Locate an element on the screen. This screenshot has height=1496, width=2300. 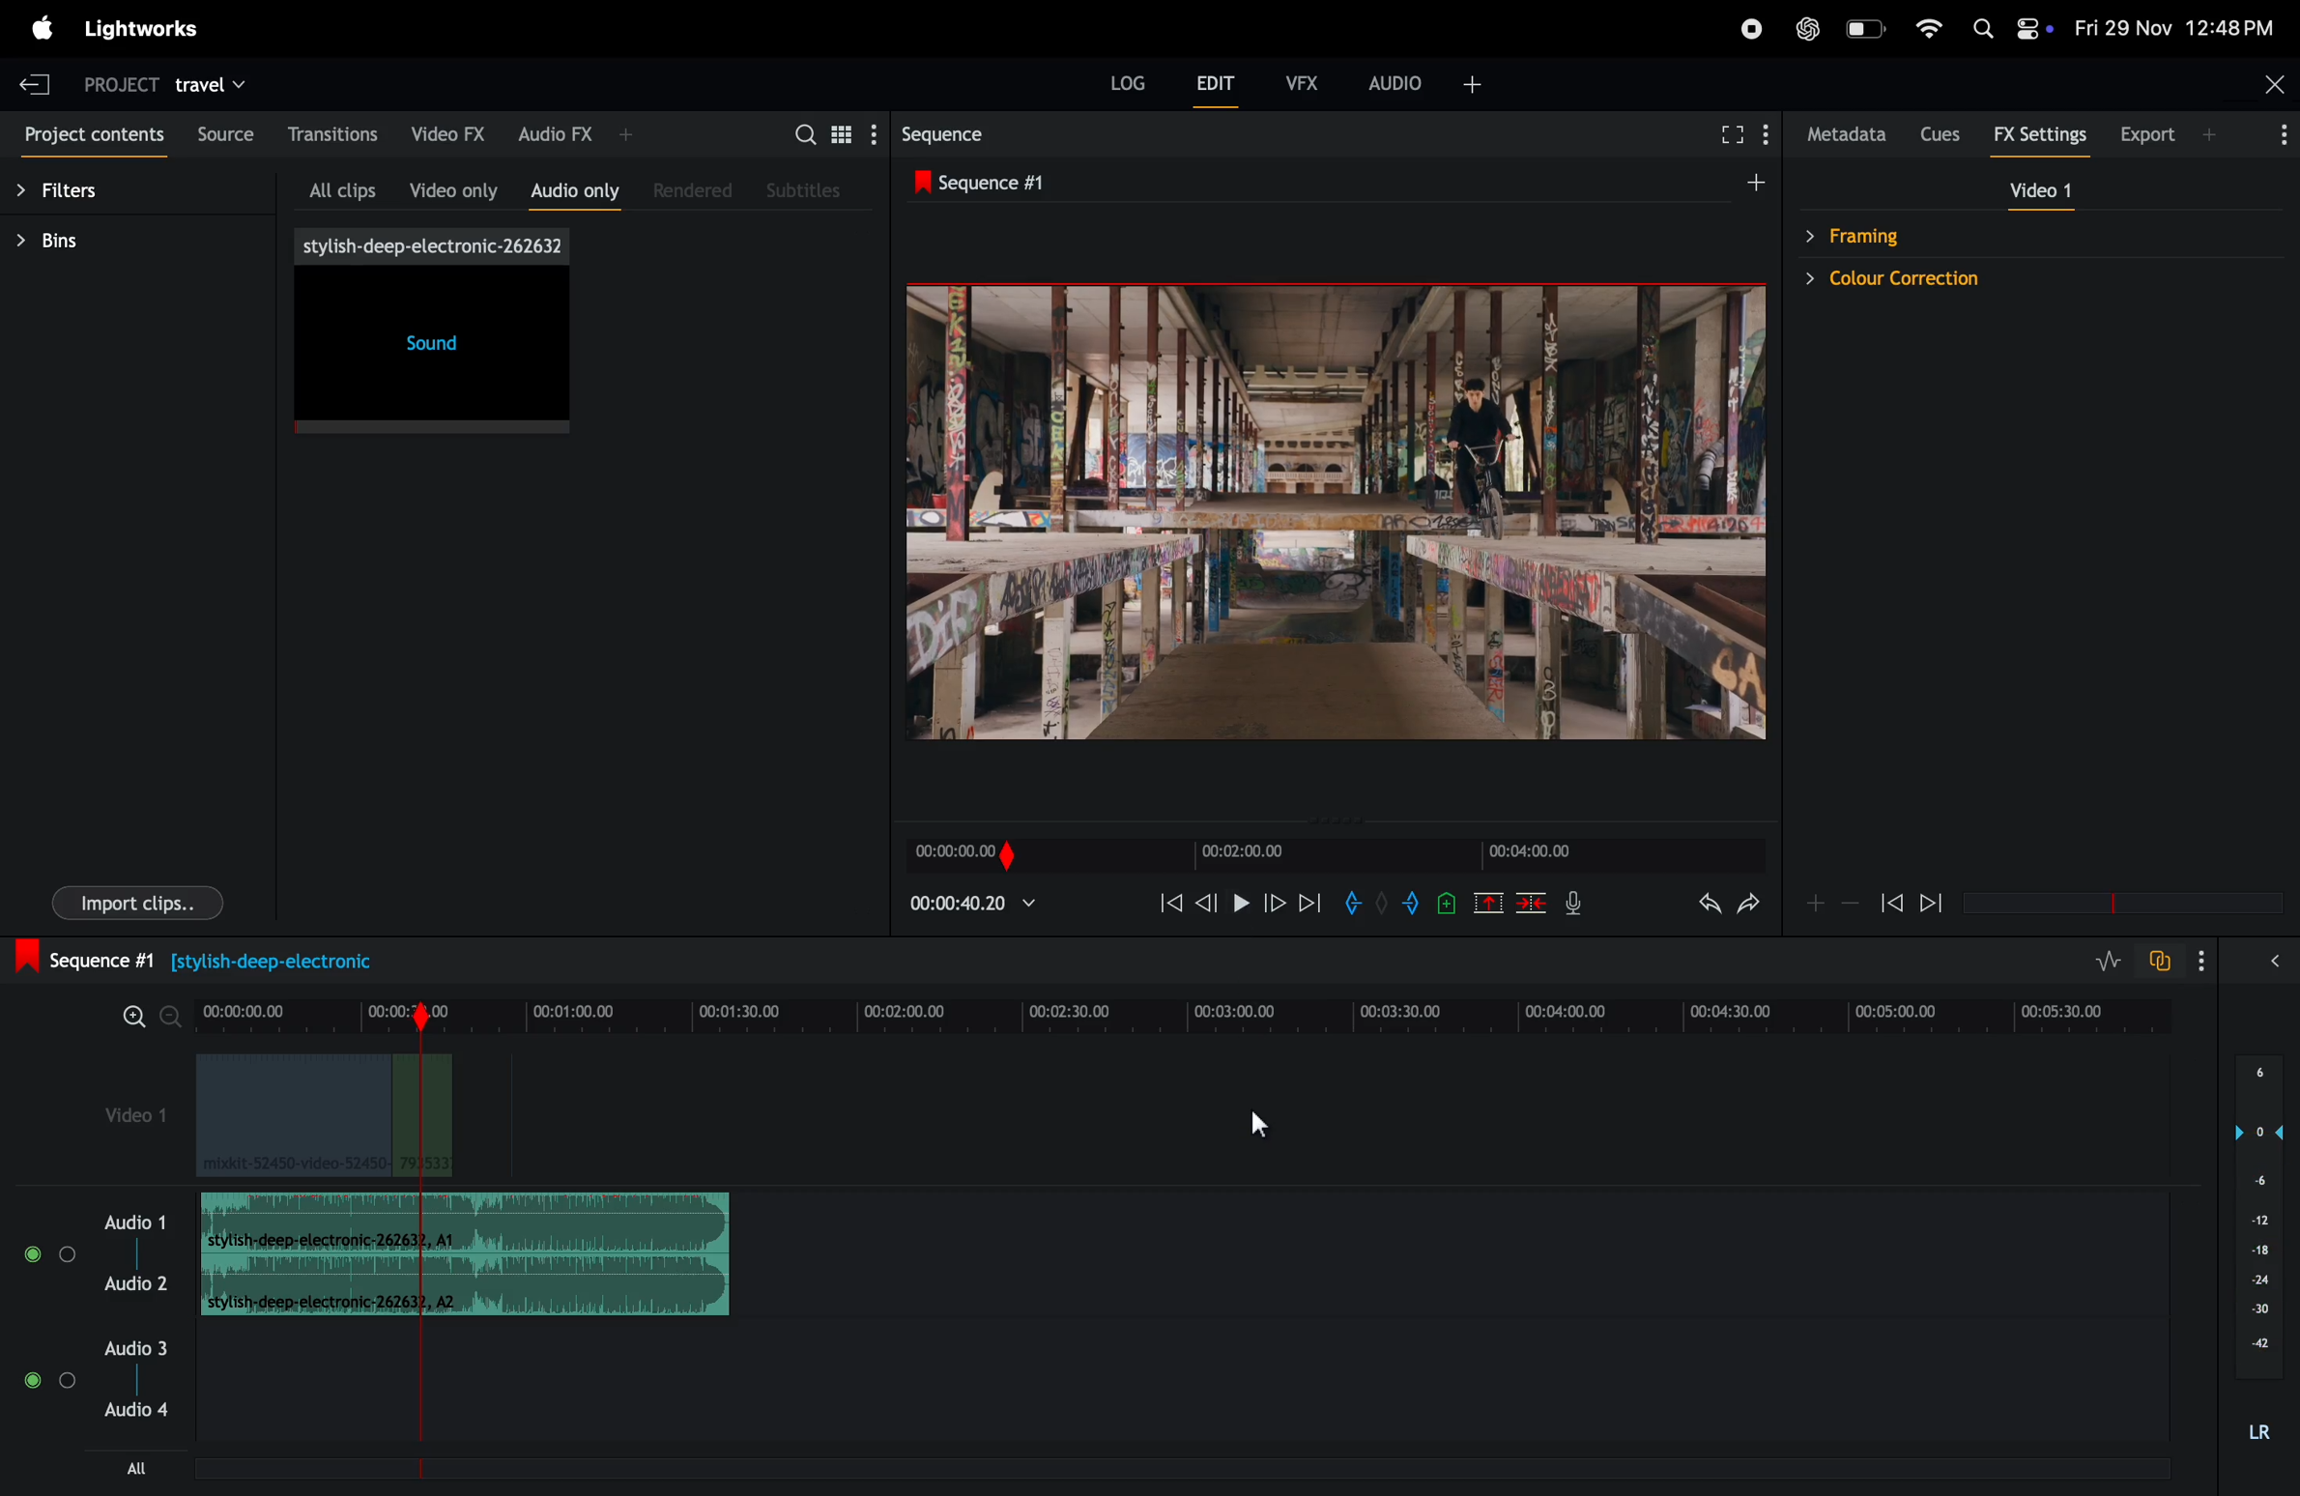
filters is located at coordinates (90, 193).